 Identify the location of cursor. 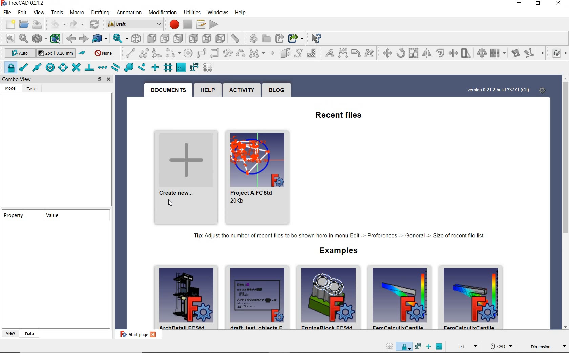
(171, 203).